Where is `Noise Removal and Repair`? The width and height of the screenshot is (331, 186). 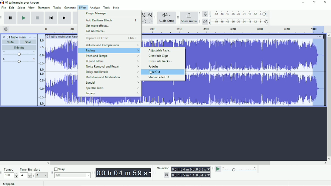
Noise Removal and Repair is located at coordinates (112, 66).